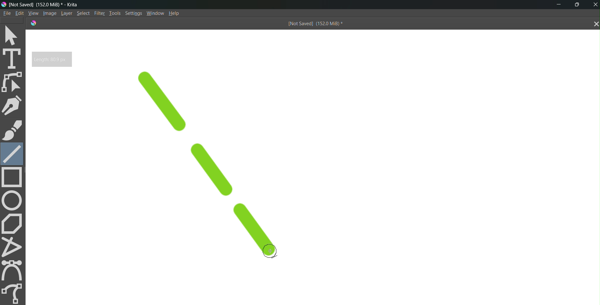  Describe the element at coordinates (134, 14) in the screenshot. I see `Settings` at that location.